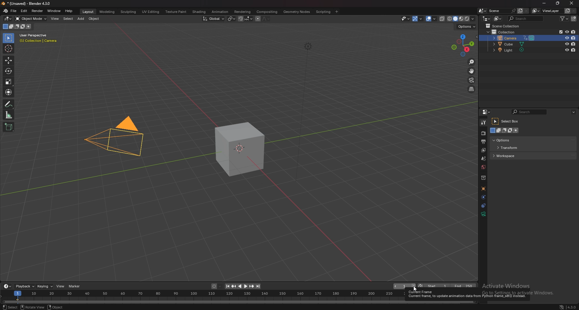  Describe the element at coordinates (566, 38) in the screenshot. I see `hide in viewport` at that location.